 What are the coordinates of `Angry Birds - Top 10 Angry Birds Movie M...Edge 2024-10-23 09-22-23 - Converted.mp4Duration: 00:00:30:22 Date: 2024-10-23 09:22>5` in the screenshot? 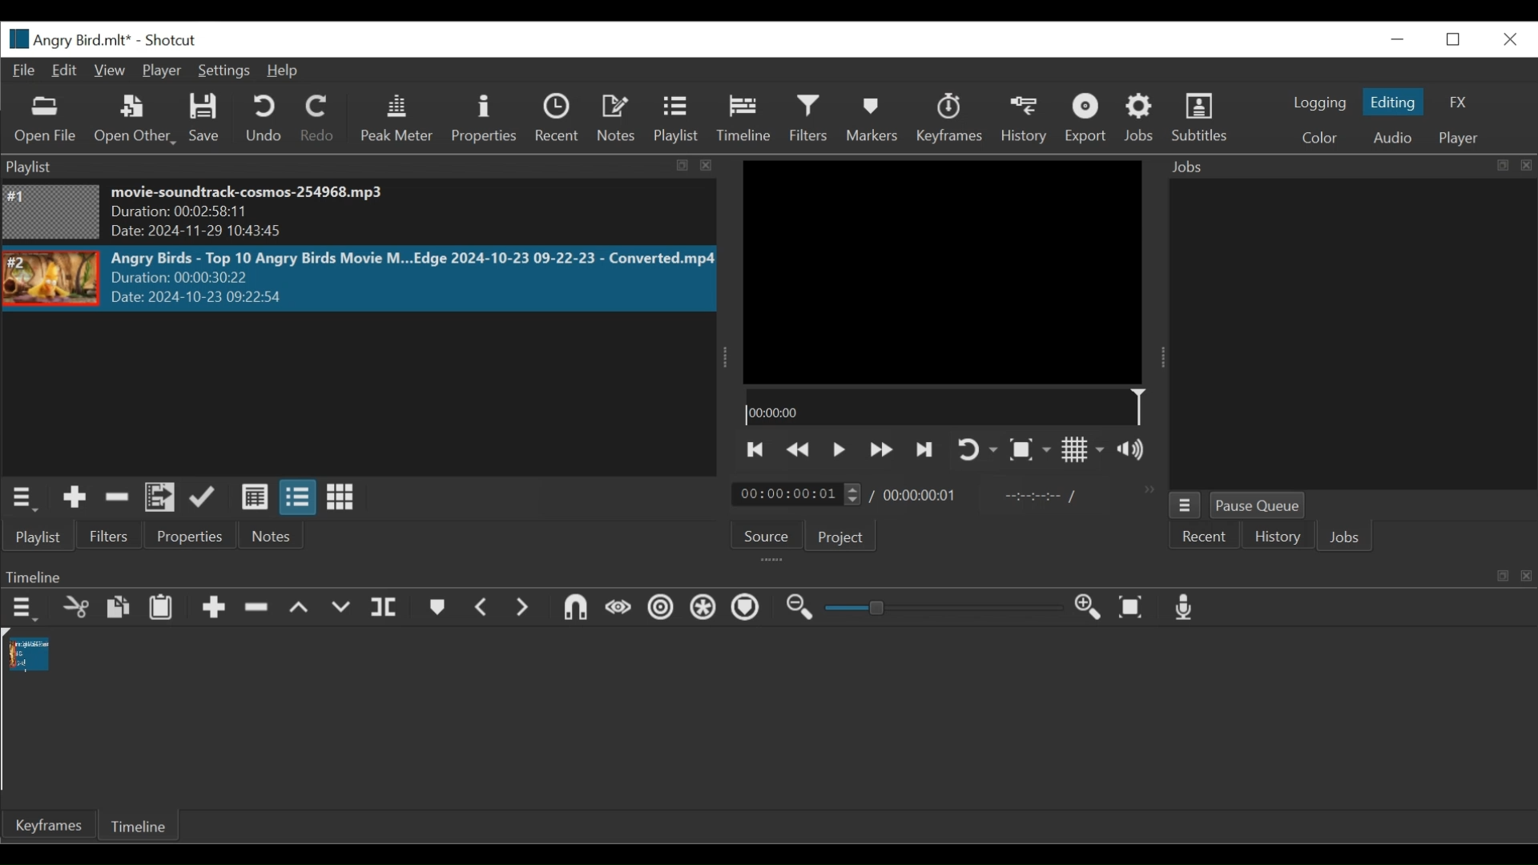 It's located at (412, 279).